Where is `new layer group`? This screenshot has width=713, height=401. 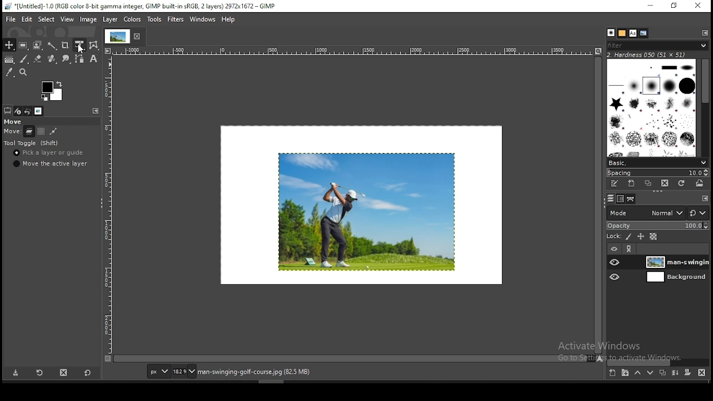
new layer group is located at coordinates (623, 373).